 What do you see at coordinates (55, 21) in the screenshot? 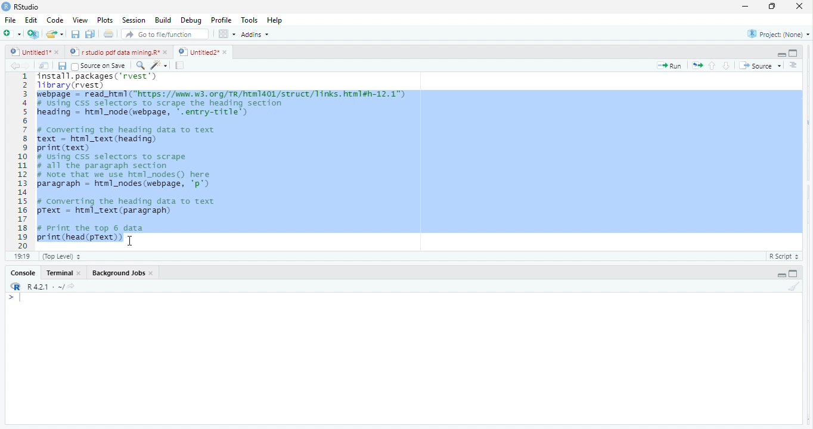
I see `code` at bounding box center [55, 21].